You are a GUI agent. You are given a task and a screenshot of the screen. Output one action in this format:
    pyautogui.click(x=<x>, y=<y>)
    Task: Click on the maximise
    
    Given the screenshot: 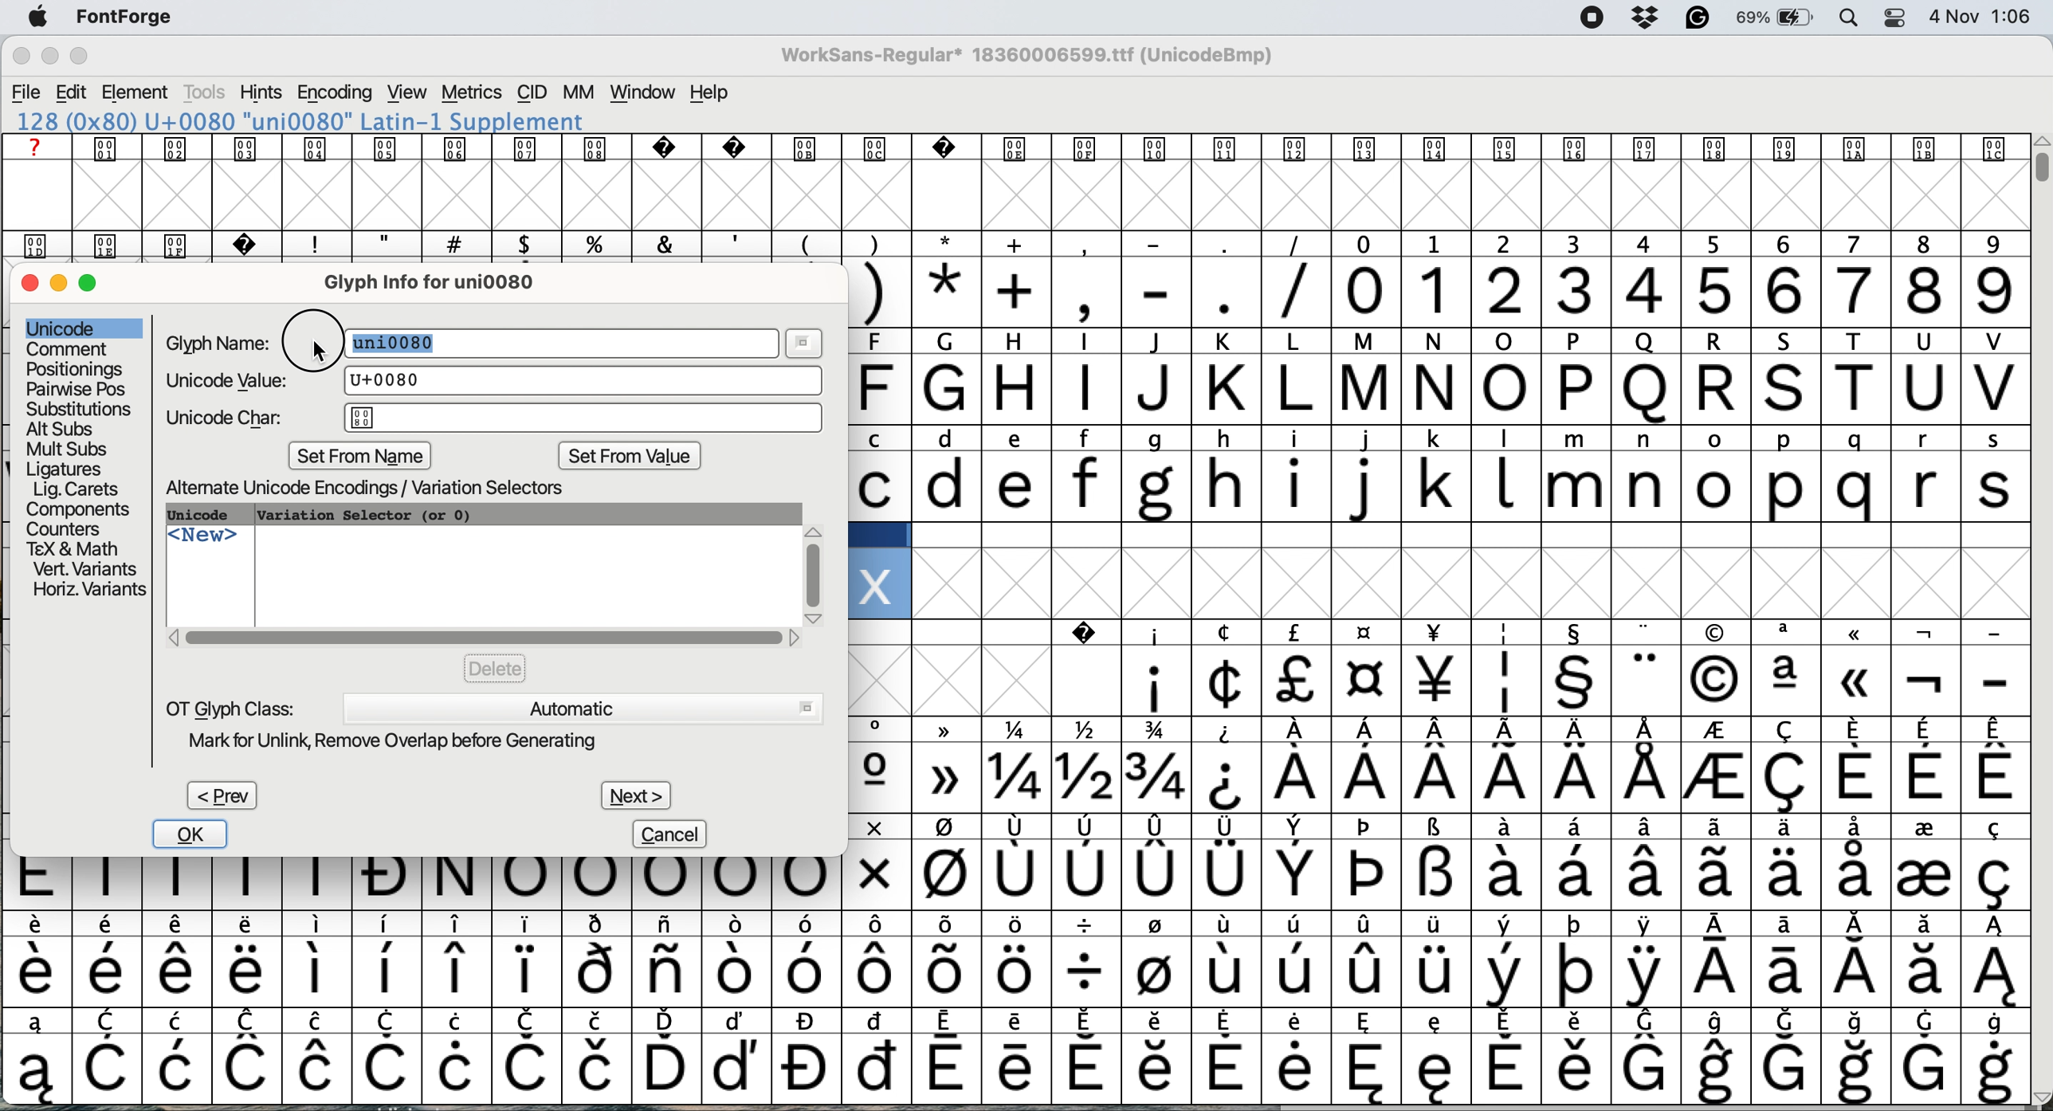 What is the action you would take?
    pyautogui.click(x=97, y=289)
    